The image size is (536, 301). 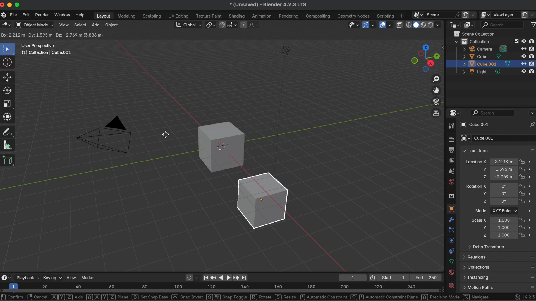 What do you see at coordinates (532, 24) in the screenshot?
I see `filter icon` at bounding box center [532, 24].